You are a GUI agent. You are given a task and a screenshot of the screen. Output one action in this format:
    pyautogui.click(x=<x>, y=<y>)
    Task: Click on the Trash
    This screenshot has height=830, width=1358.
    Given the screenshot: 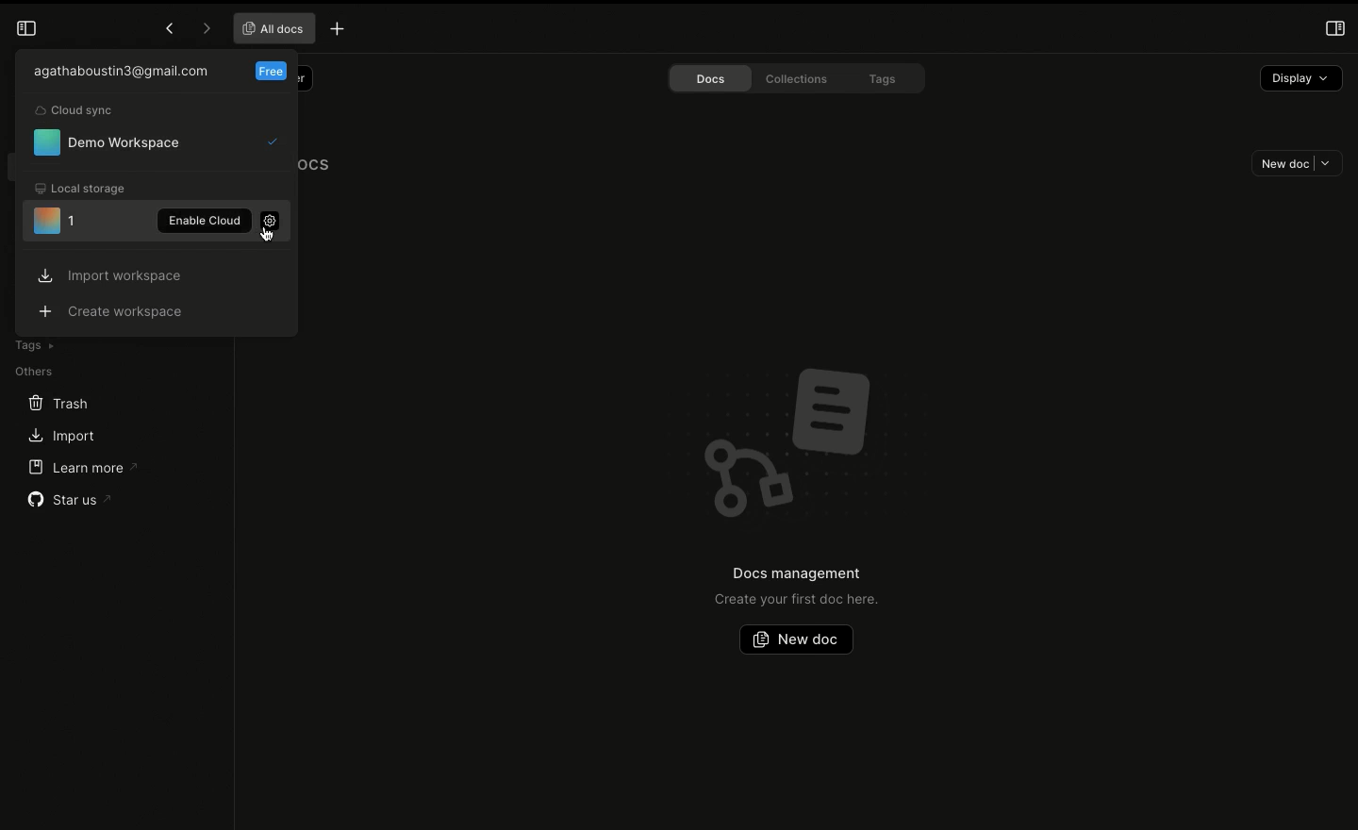 What is the action you would take?
    pyautogui.click(x=60, y=403)
    